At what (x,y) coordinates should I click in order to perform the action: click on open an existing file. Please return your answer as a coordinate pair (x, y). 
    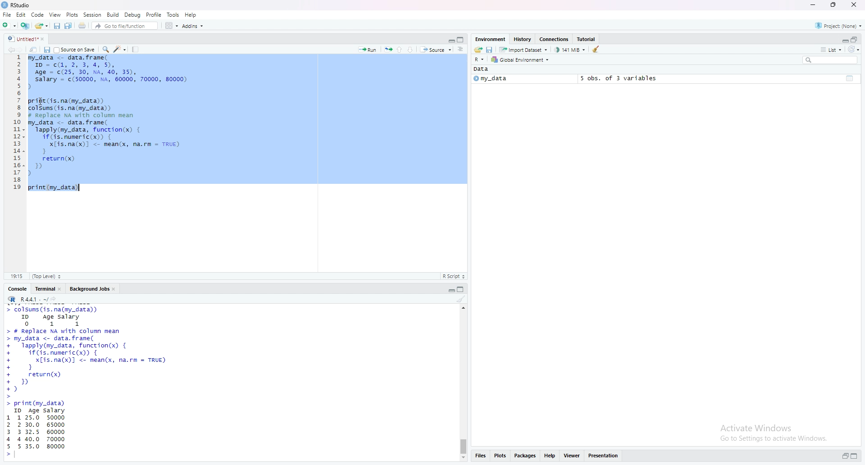
    Looking at the image, I should click on (41, 26).